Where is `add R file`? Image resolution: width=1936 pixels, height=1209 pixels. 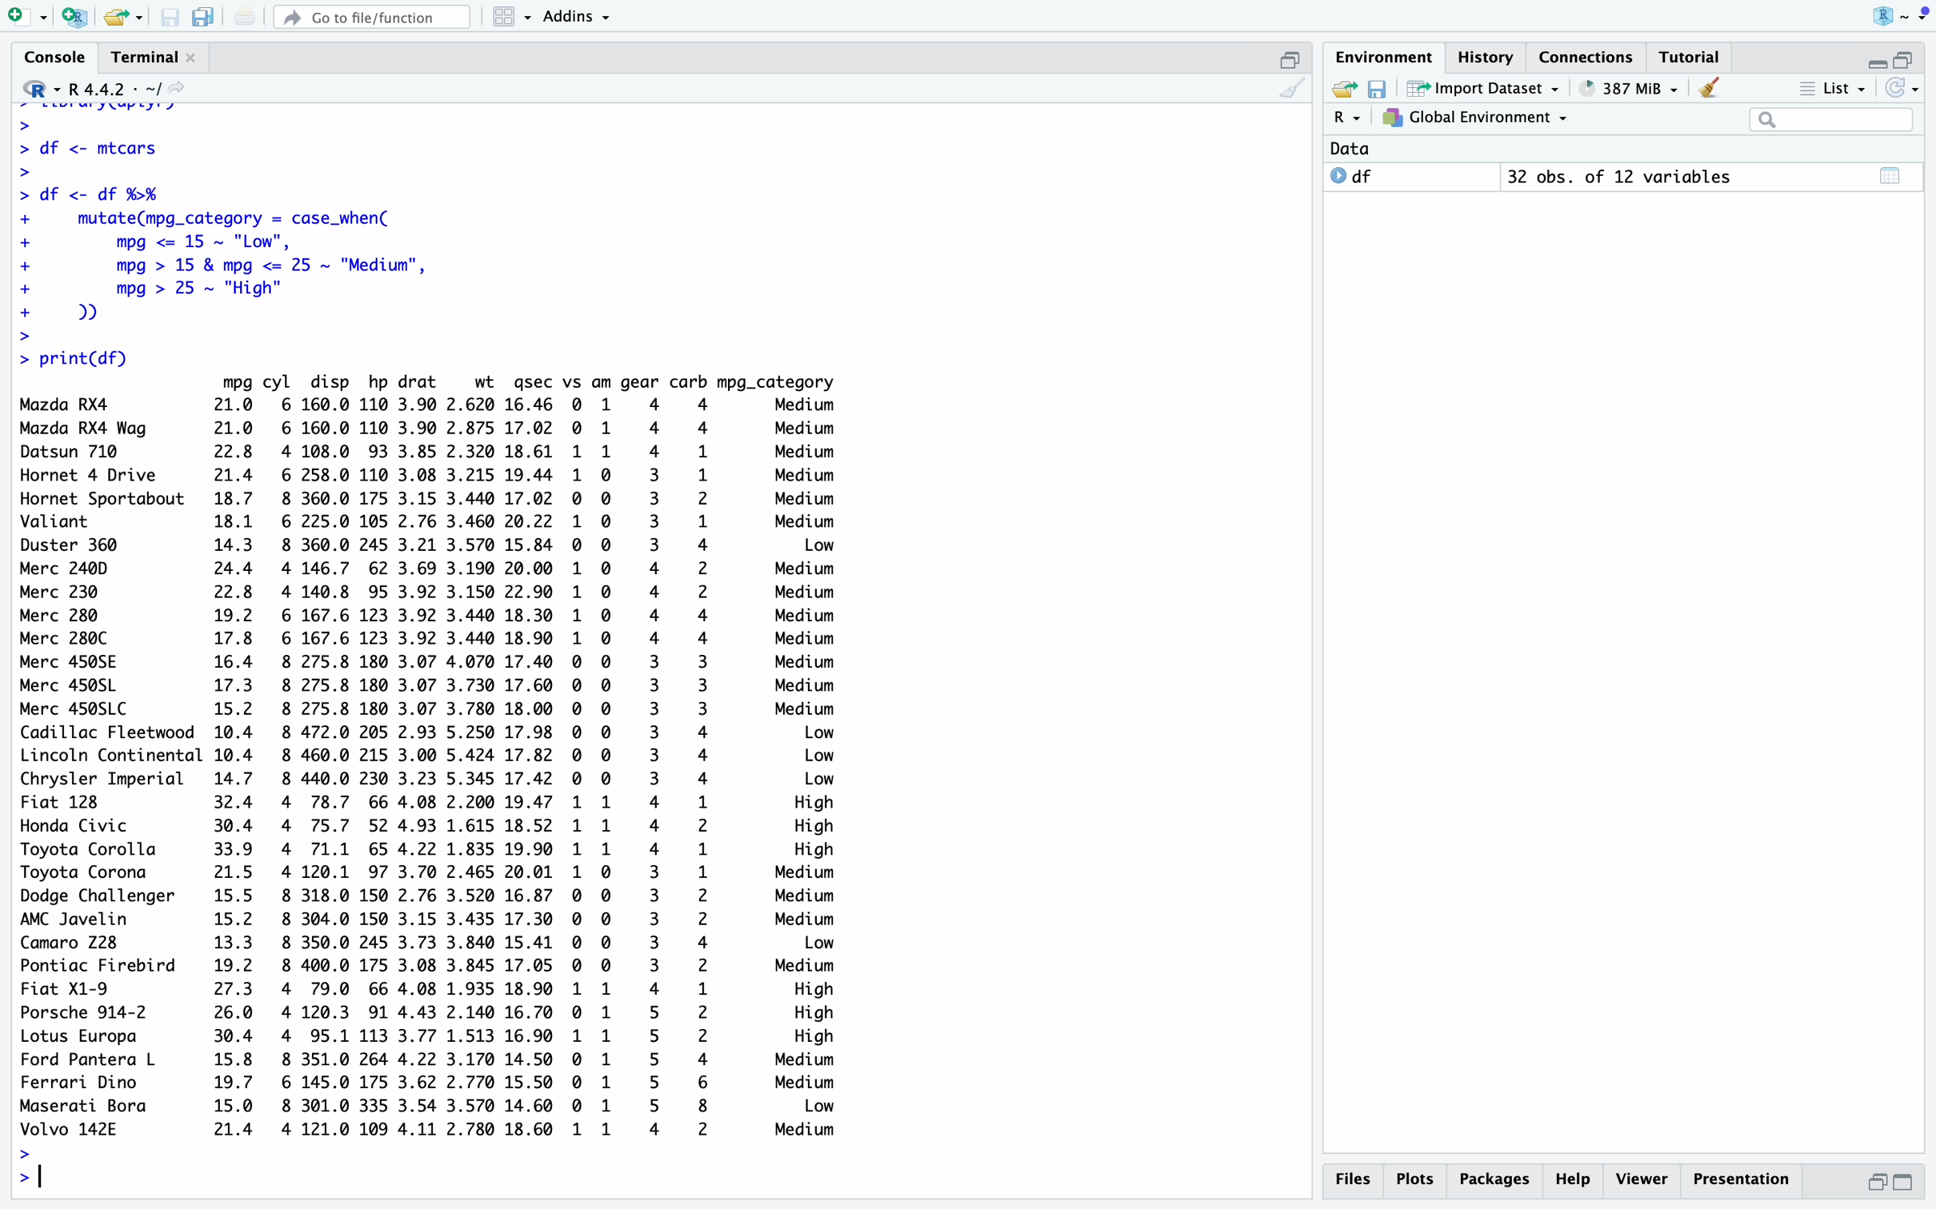 add R file is located at coordinates (75, 17).